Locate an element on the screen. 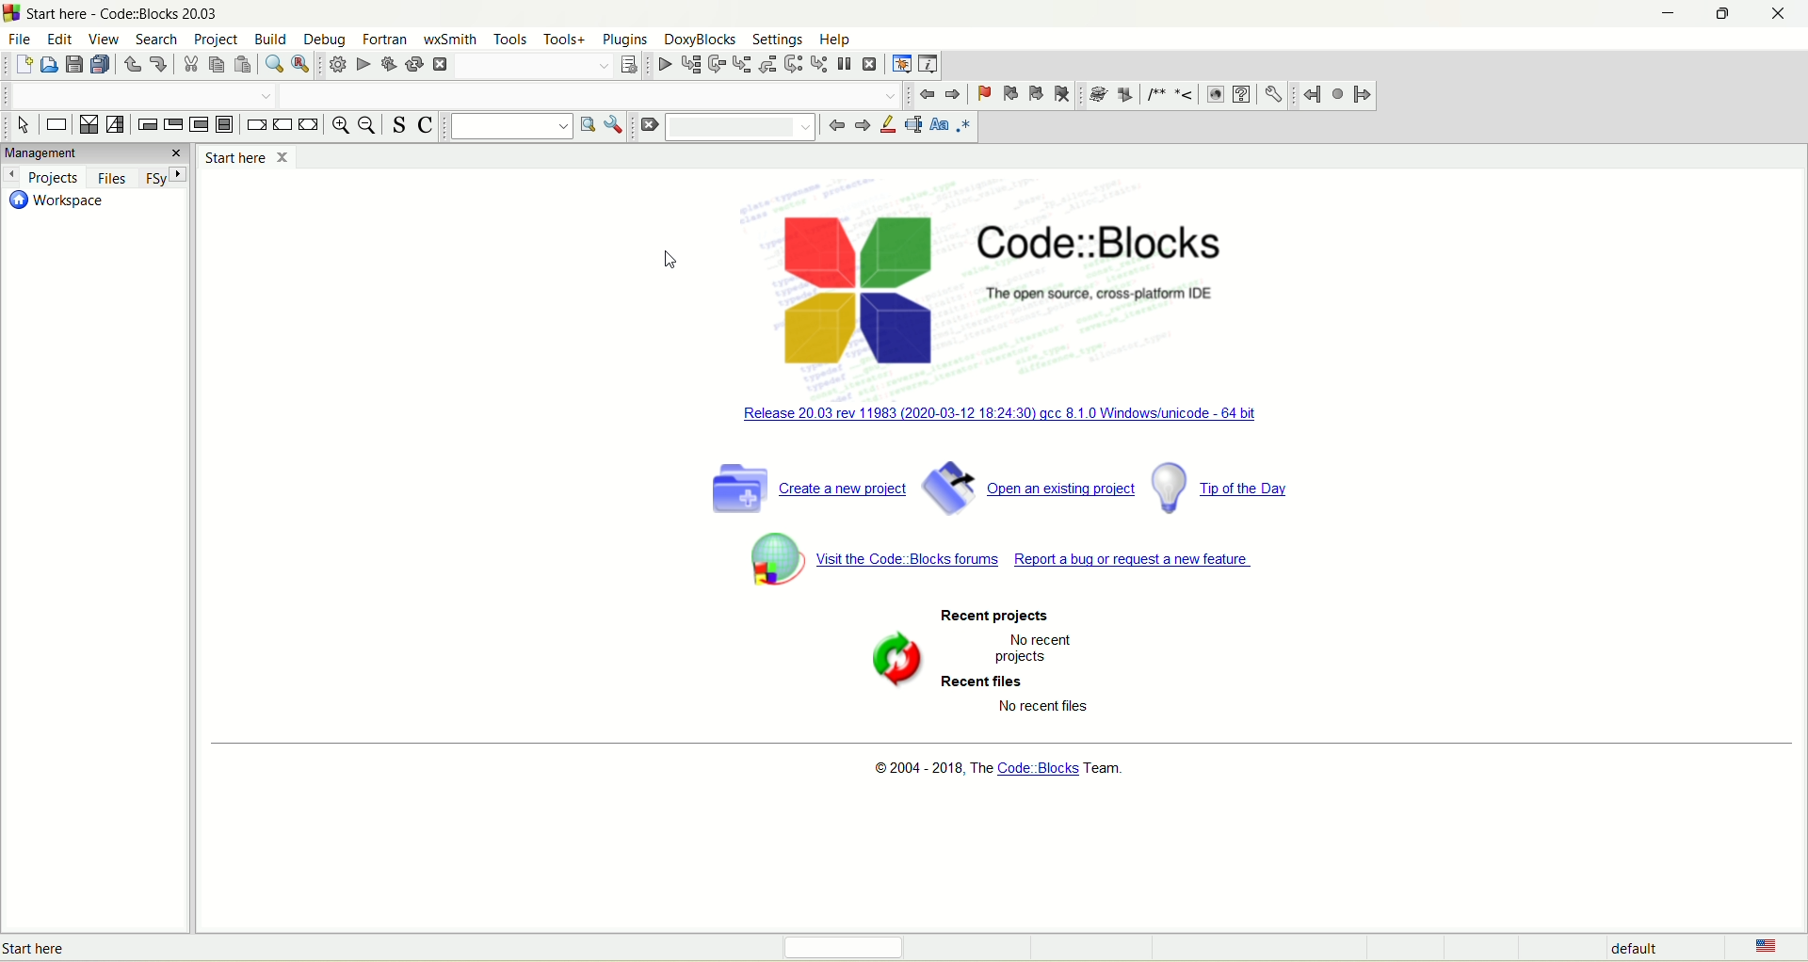 The height and width of the screenshot is (962, 1808). text is located at coordinates (1050, 706).